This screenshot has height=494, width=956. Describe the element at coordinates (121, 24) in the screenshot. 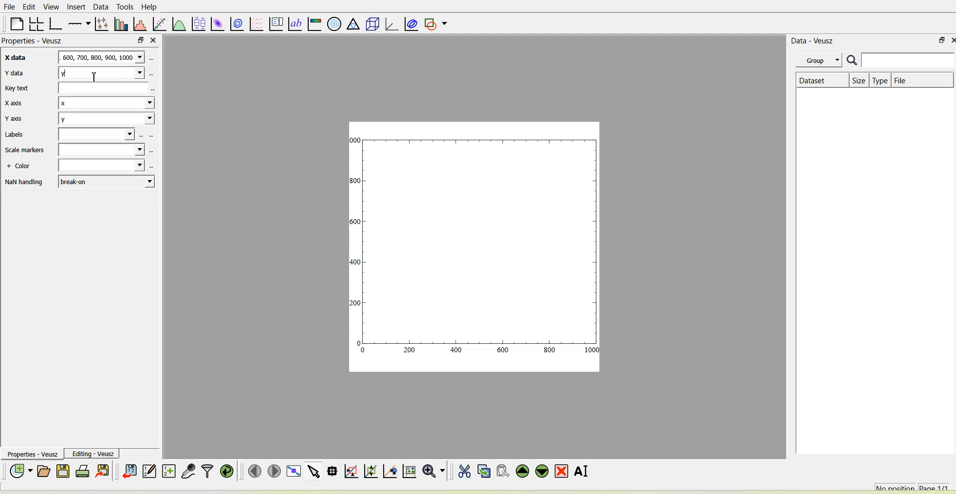

I see `Plot bar charts` at that location.